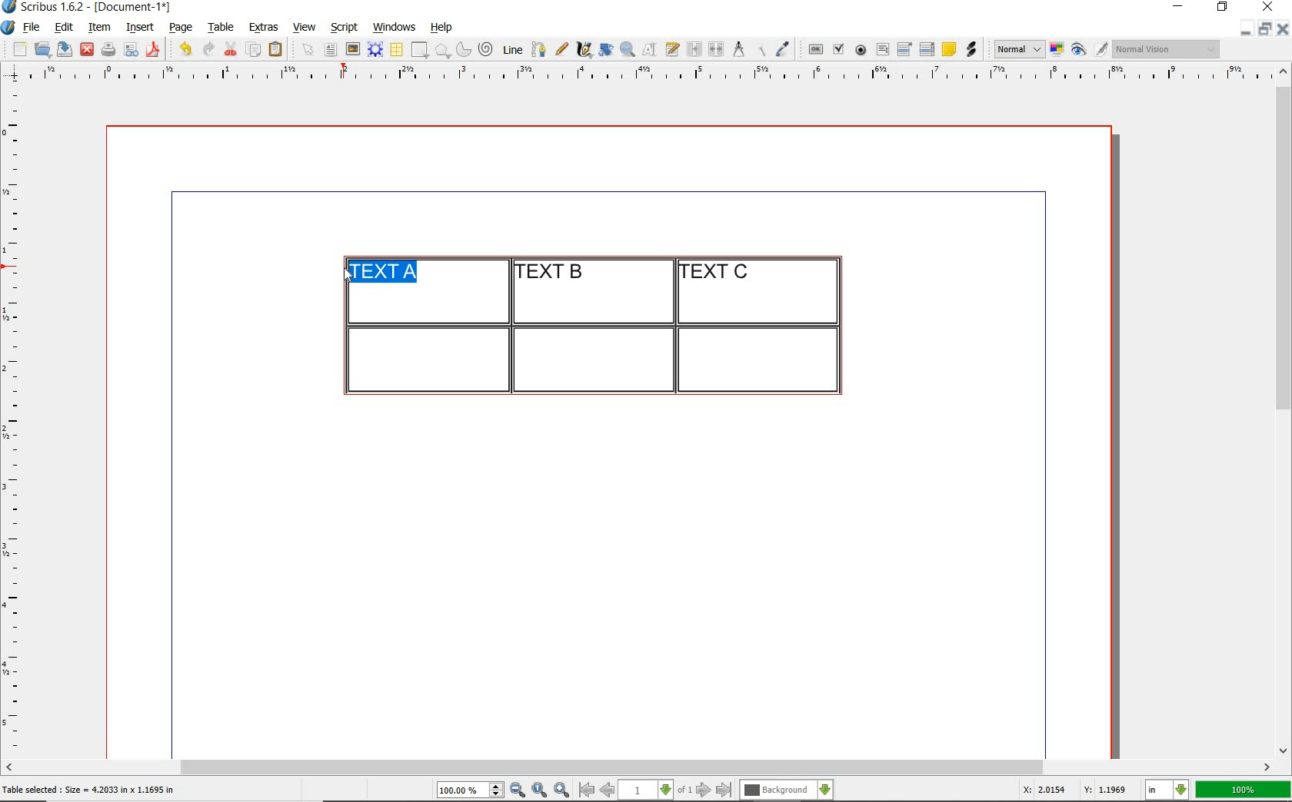 This screenshot has height=802, width=1292. I want to click on Bezier curve, so click(538, 49).